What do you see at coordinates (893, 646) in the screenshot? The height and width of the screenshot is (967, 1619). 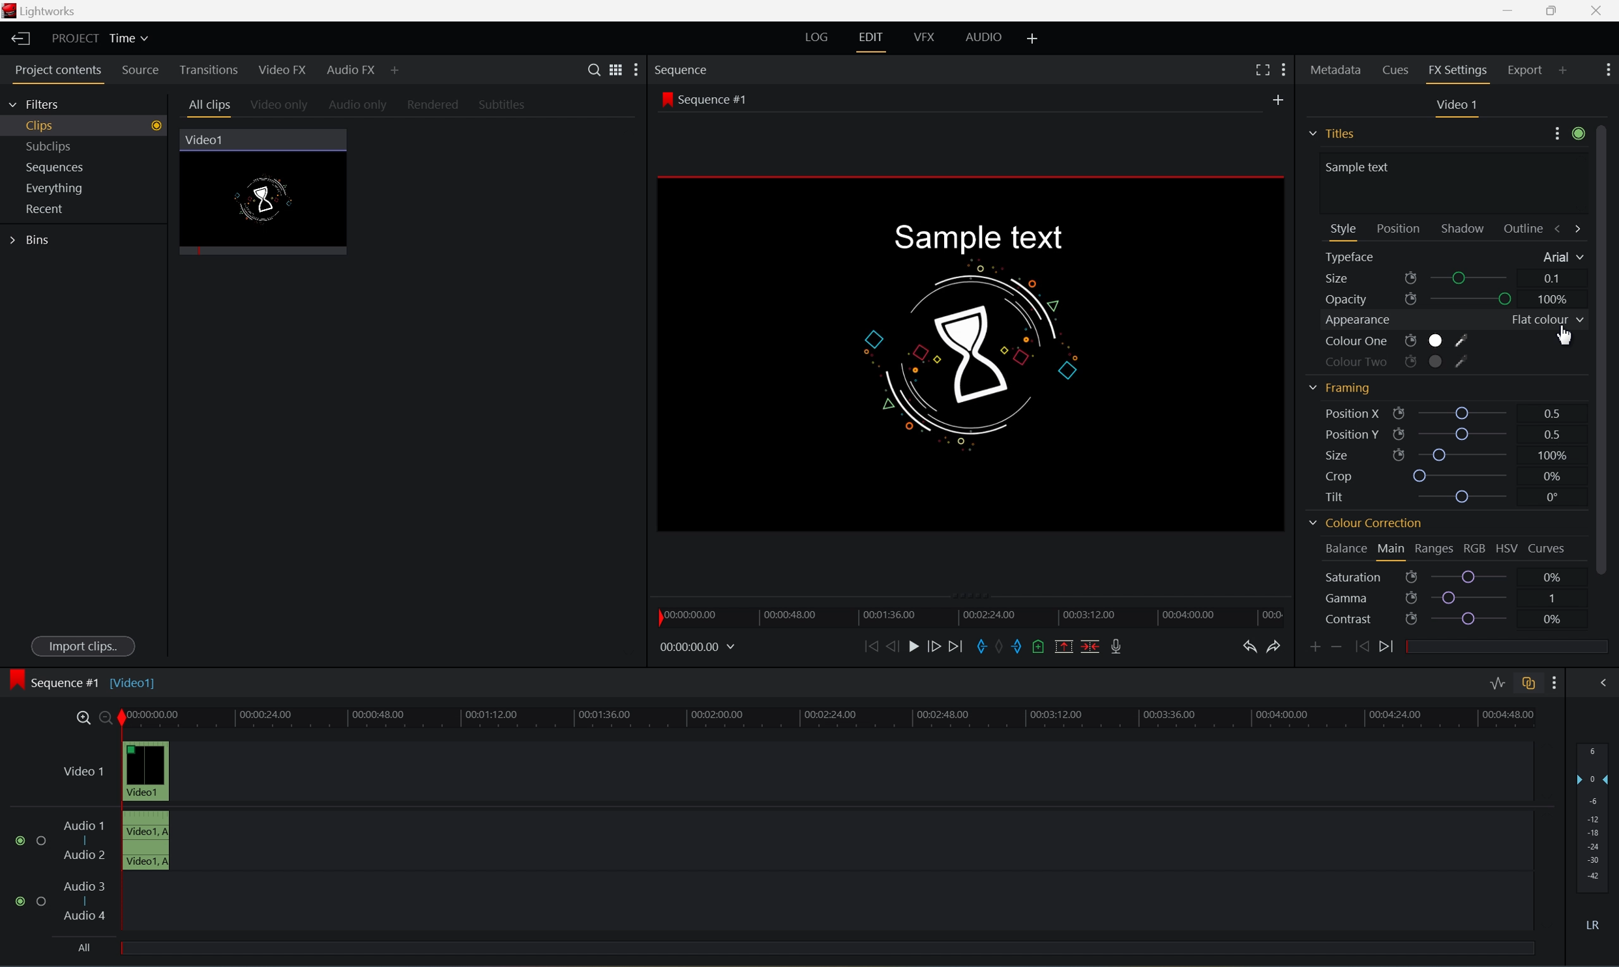 I see `move one frame back` at bounding box center [893, 646].